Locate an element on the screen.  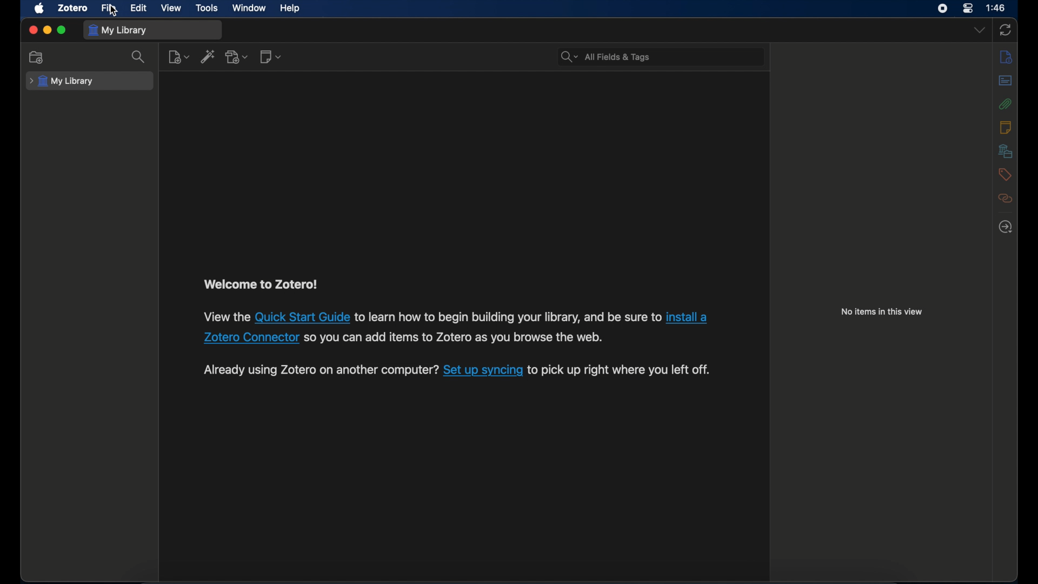
1:46 is located at coordinates (996, 8).